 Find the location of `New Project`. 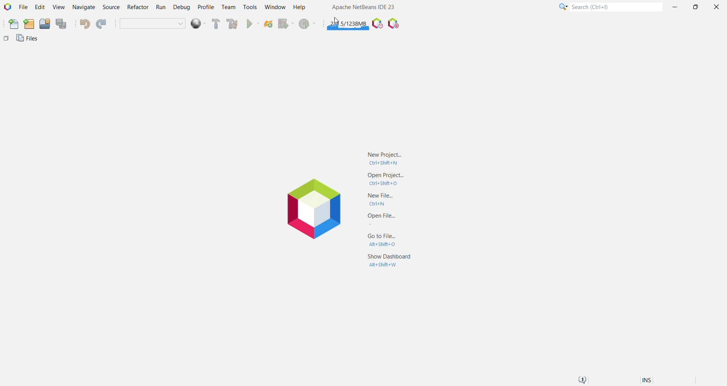

New Project is located at coordinates (29, 24).